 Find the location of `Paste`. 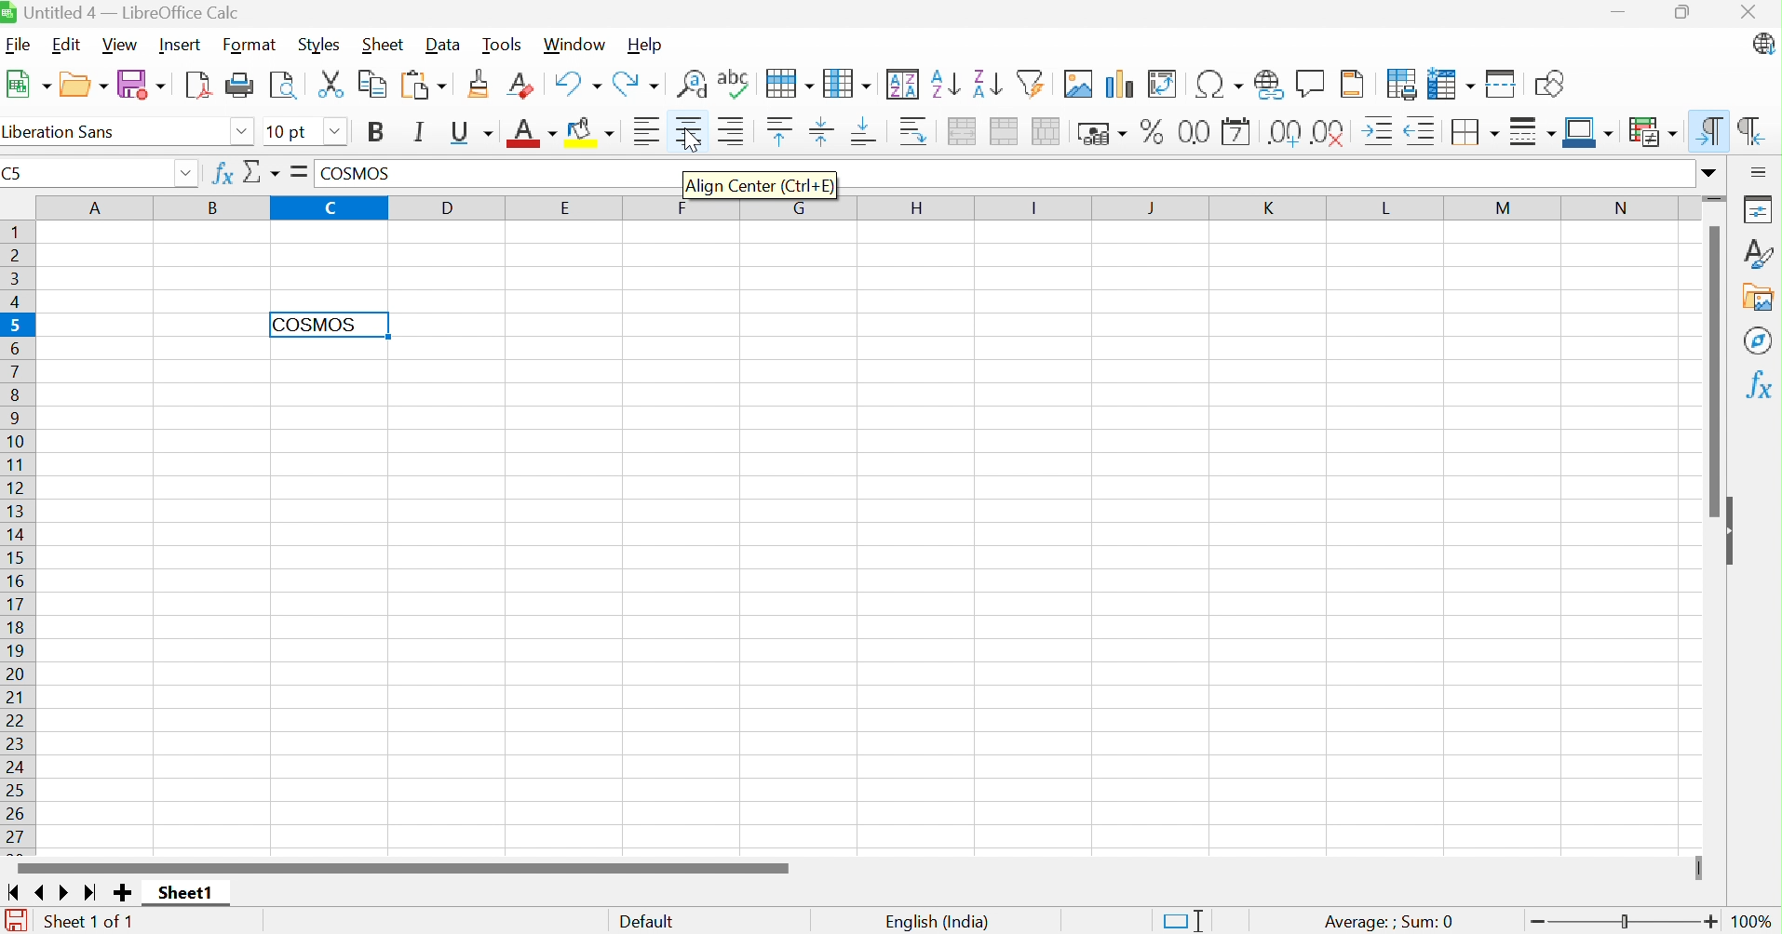

Paste is located at coordinates (422, 87).